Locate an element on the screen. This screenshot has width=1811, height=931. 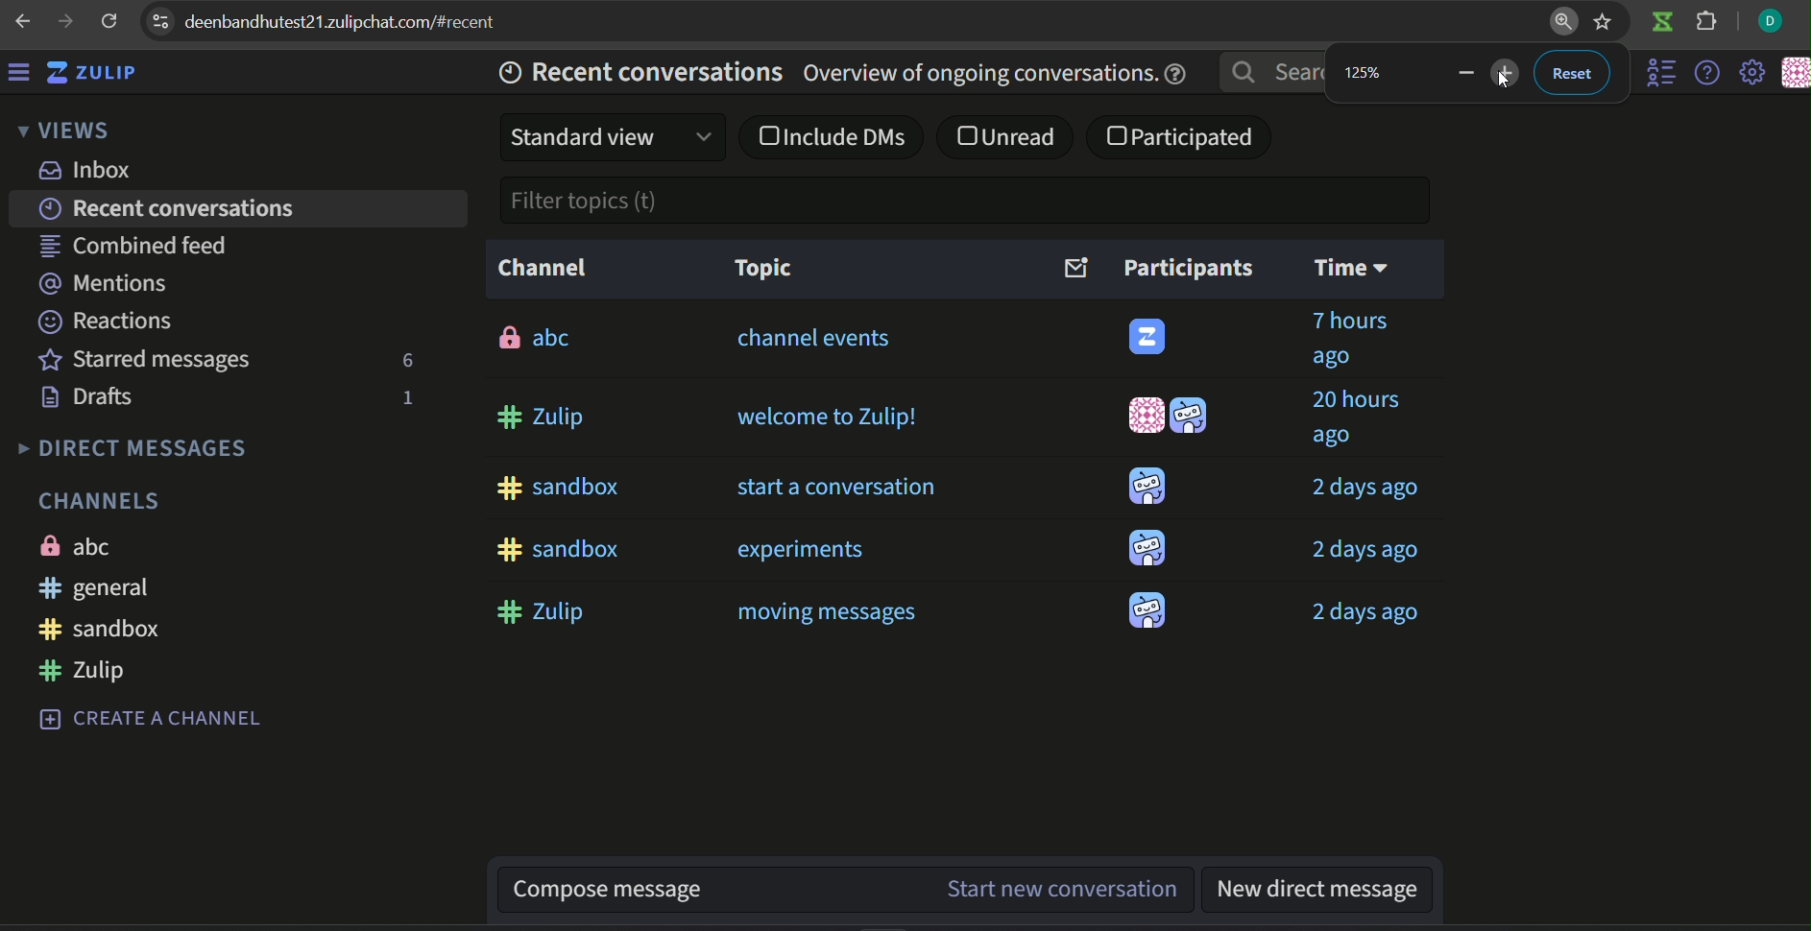
start a conversation is located at coordinates (834, 486).